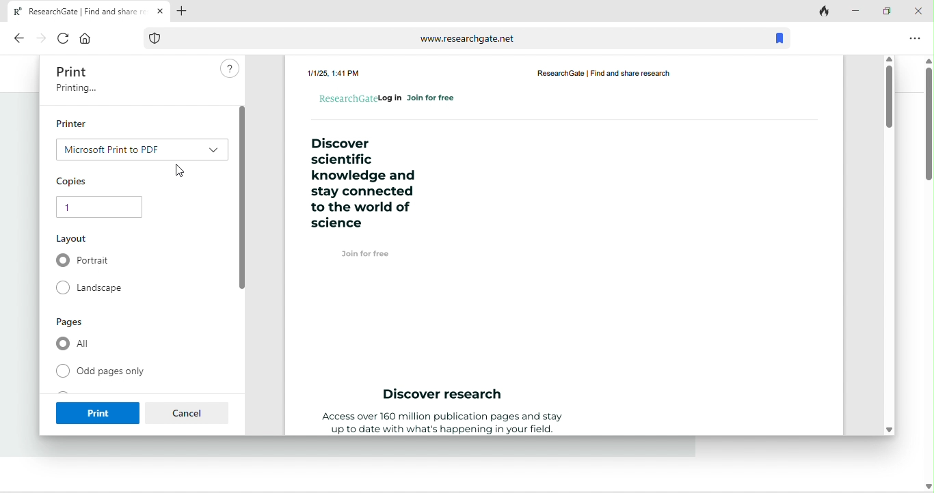 The image size is (934, 493). Describe the element at coordinates (97, 208) in the screenshot. I see `1` at that location.